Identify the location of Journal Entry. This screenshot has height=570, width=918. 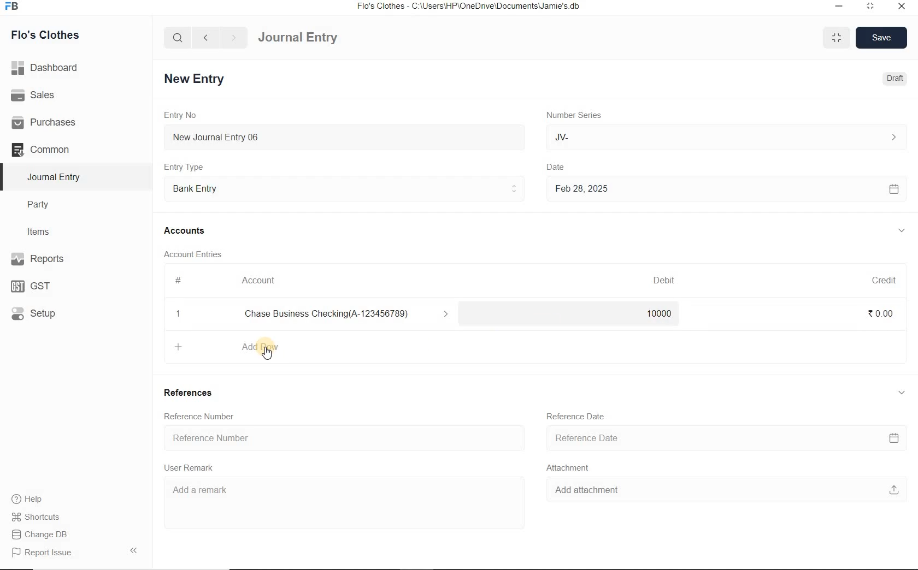
(317, 36).